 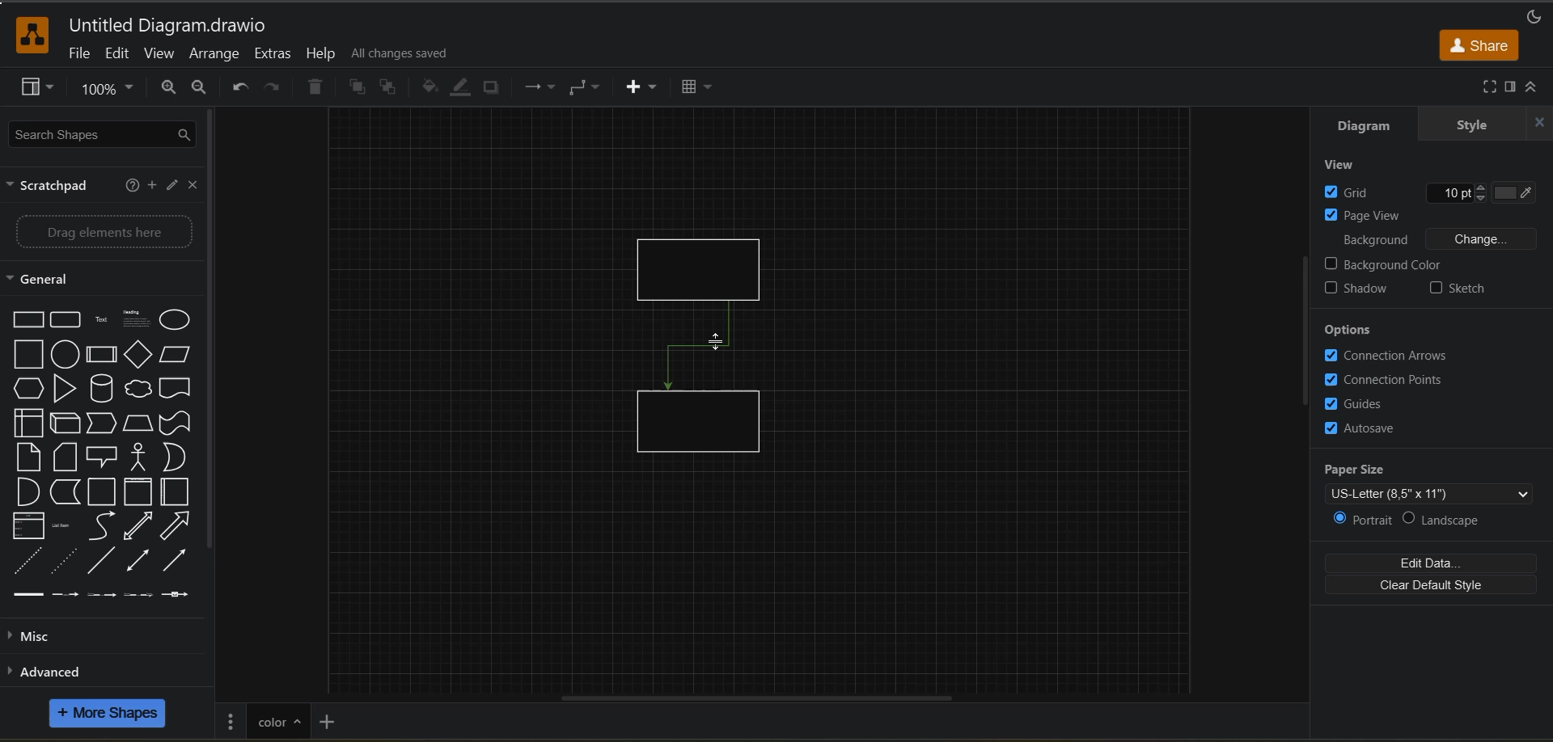 What do you see at coordinates (151, 184) in the screenshot?
I see `add` at bounding box center [151, 184].